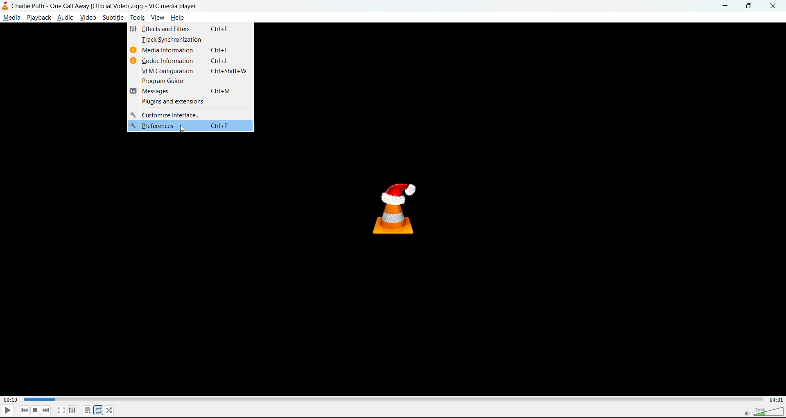 The image size is (786, 418). Describe the element at coordinates (114, 18) in the screenshot. I see `subtitle` at that location.